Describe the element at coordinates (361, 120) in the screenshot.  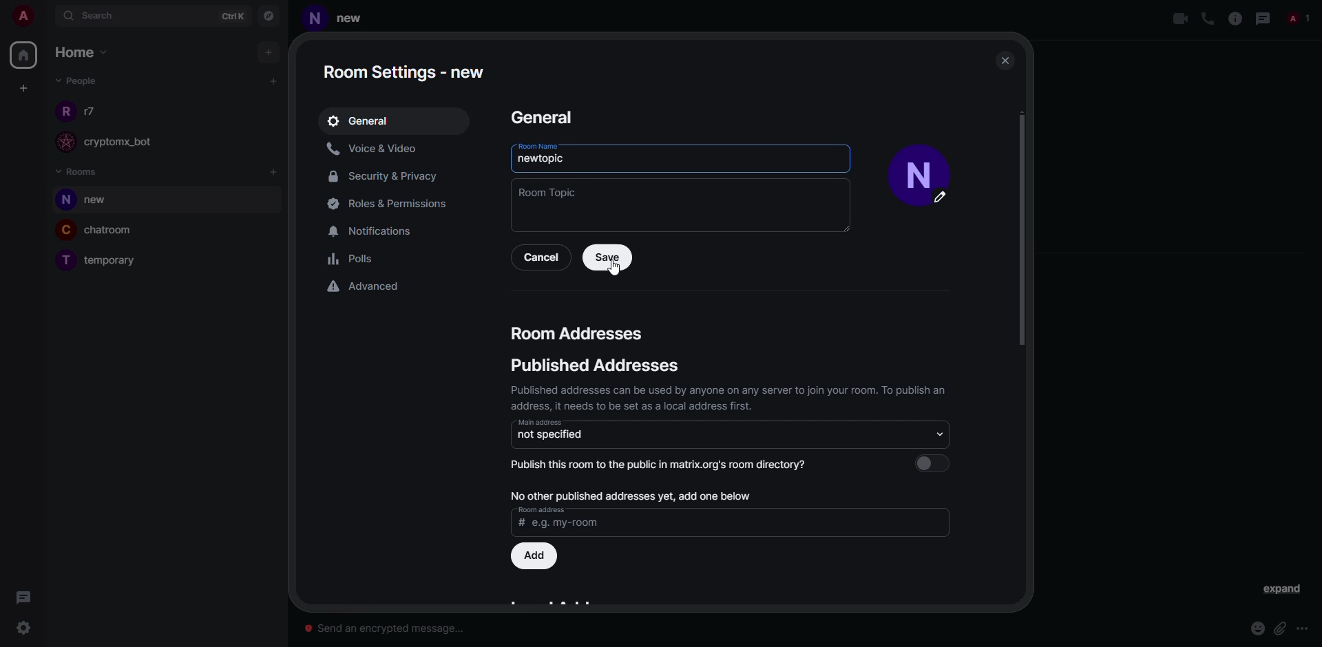
I see `general` at that location.